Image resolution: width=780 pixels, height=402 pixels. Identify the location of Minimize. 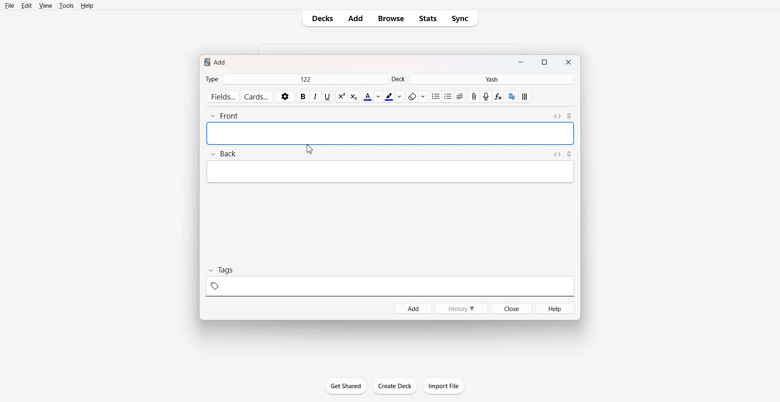
(520, 63).